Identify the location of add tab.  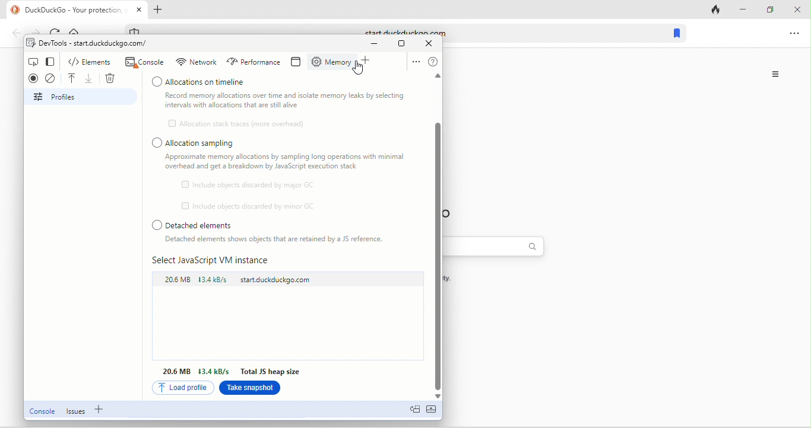
(164, 9).